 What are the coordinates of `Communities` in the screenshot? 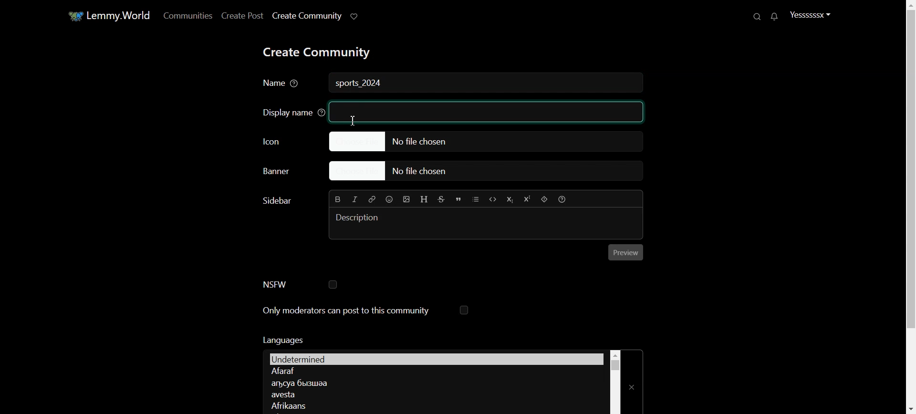 It's located at (186, 15).